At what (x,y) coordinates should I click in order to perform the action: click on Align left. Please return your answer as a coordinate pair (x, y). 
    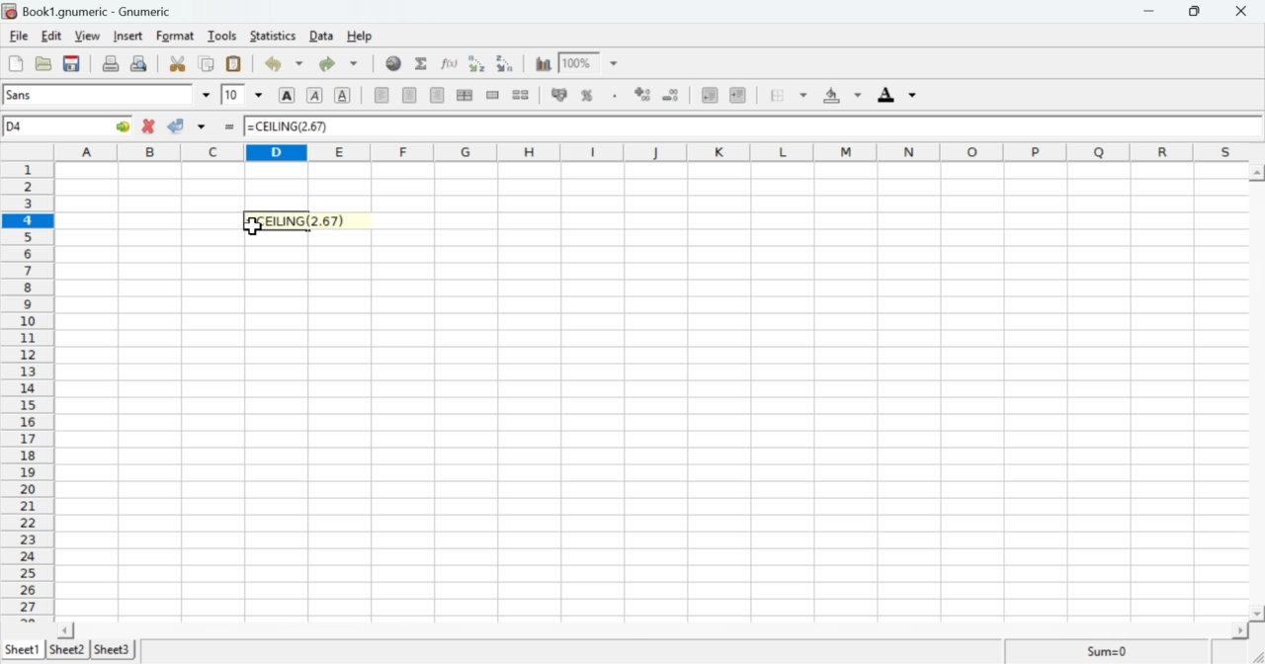
    Looking at the image, I should click on (381, 95).